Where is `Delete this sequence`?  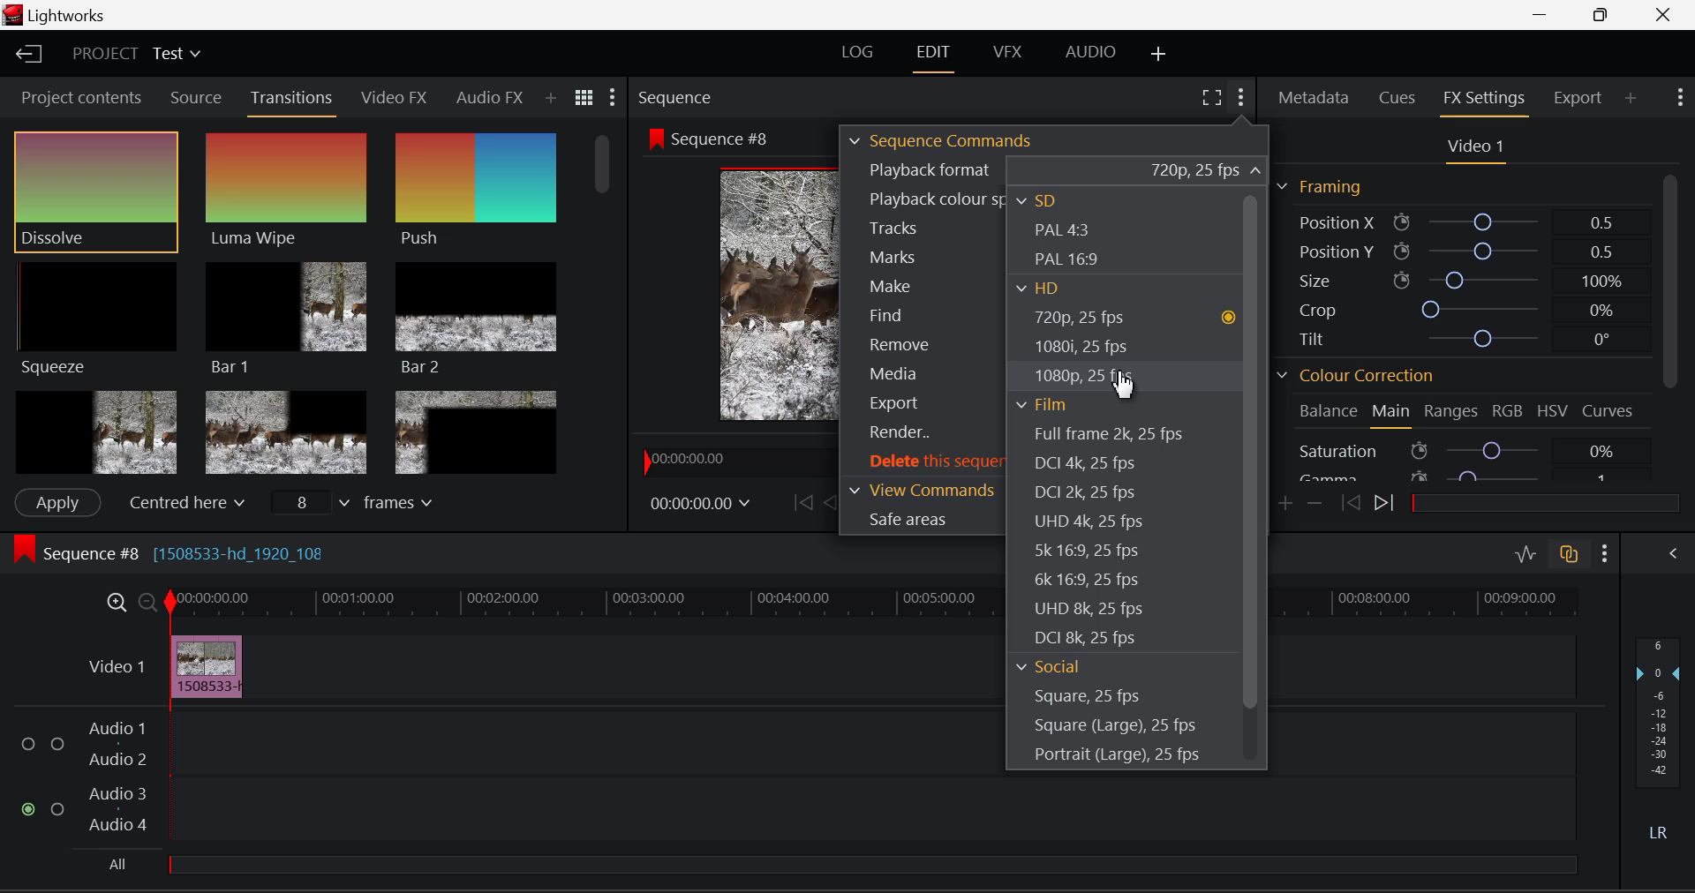 Delete this sequence is located at coordinates (925, 462).